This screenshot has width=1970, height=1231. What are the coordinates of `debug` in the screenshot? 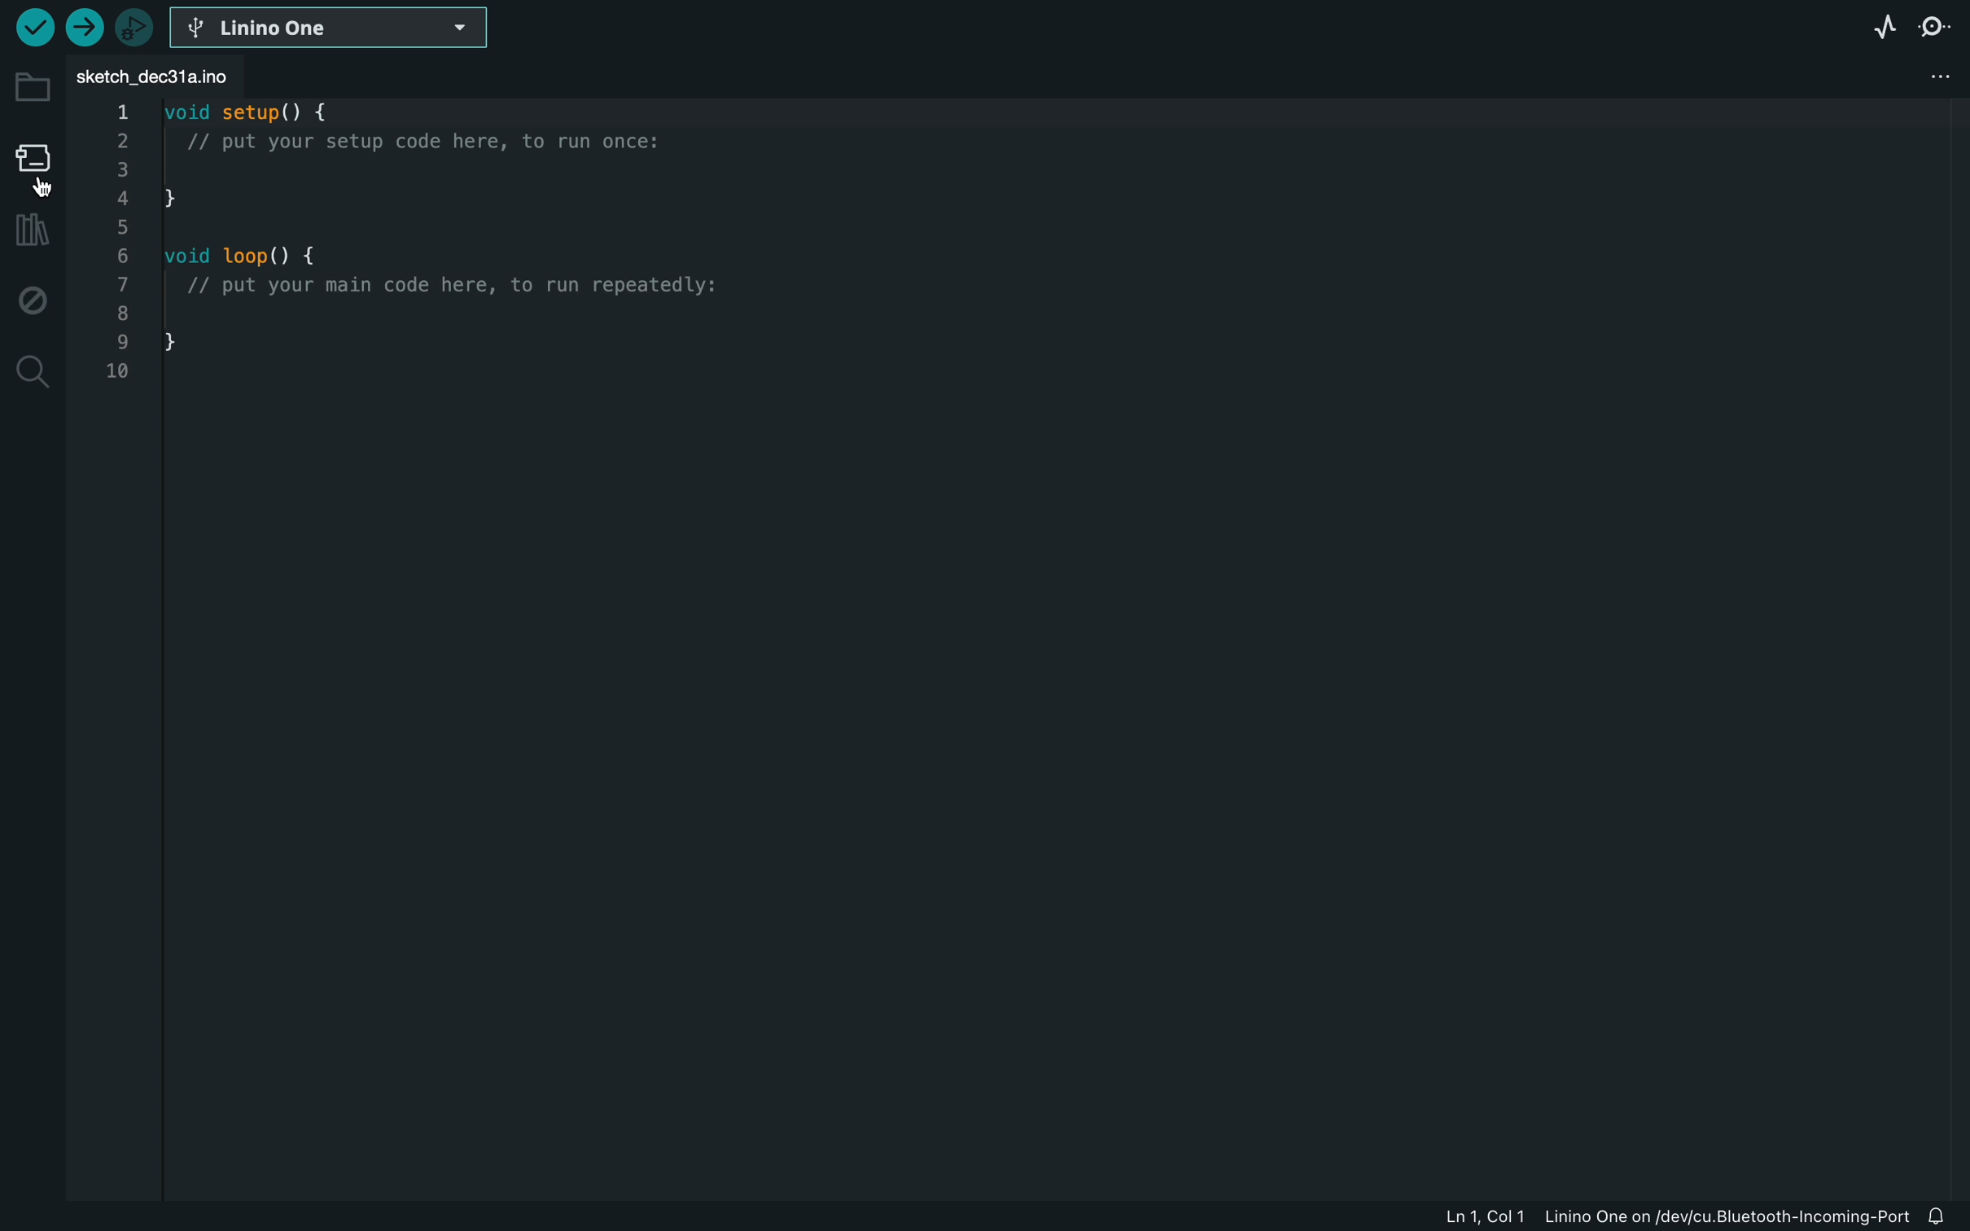 It's located at (33, 301).